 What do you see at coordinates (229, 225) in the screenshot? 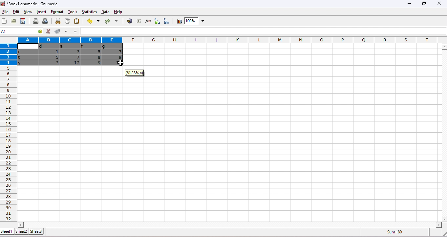
I see `horizontal slider` at bounding box center [229, 225].